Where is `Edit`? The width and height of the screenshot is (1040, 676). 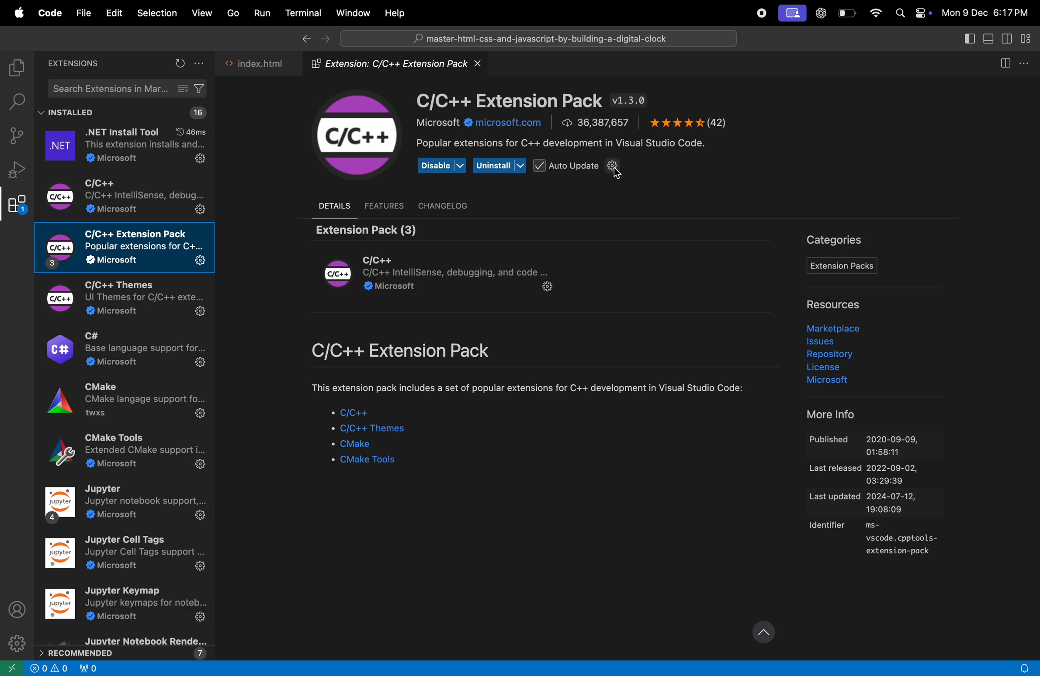 Edit is located at coordinates (111, 13).